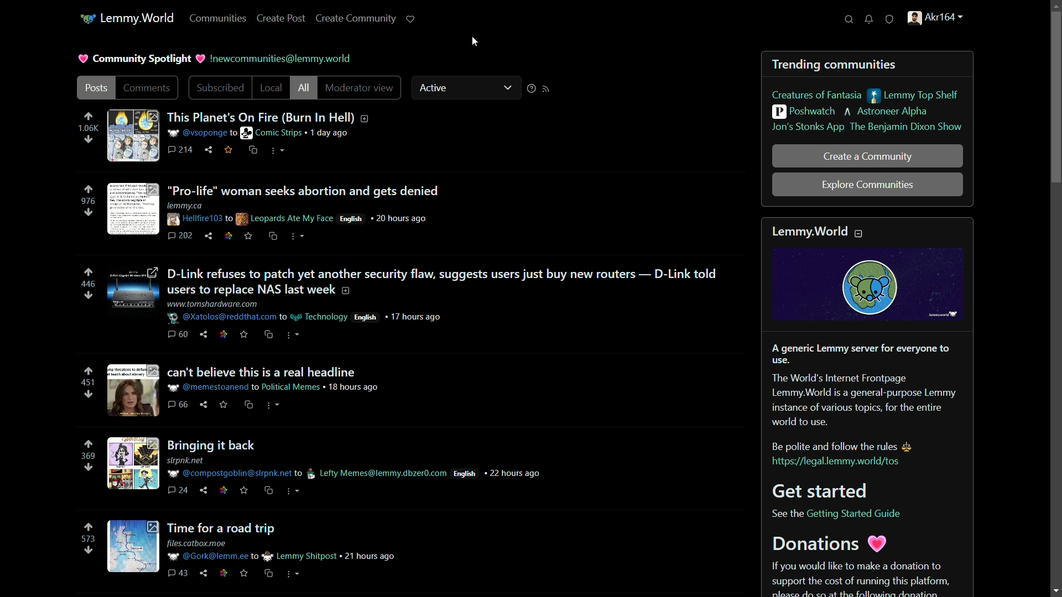 The height and width of the screenshot is (597, 1062). What do you see at coordinates (96, 87) in the screenshot?
I see `posts` at bounding box center [96, 87].